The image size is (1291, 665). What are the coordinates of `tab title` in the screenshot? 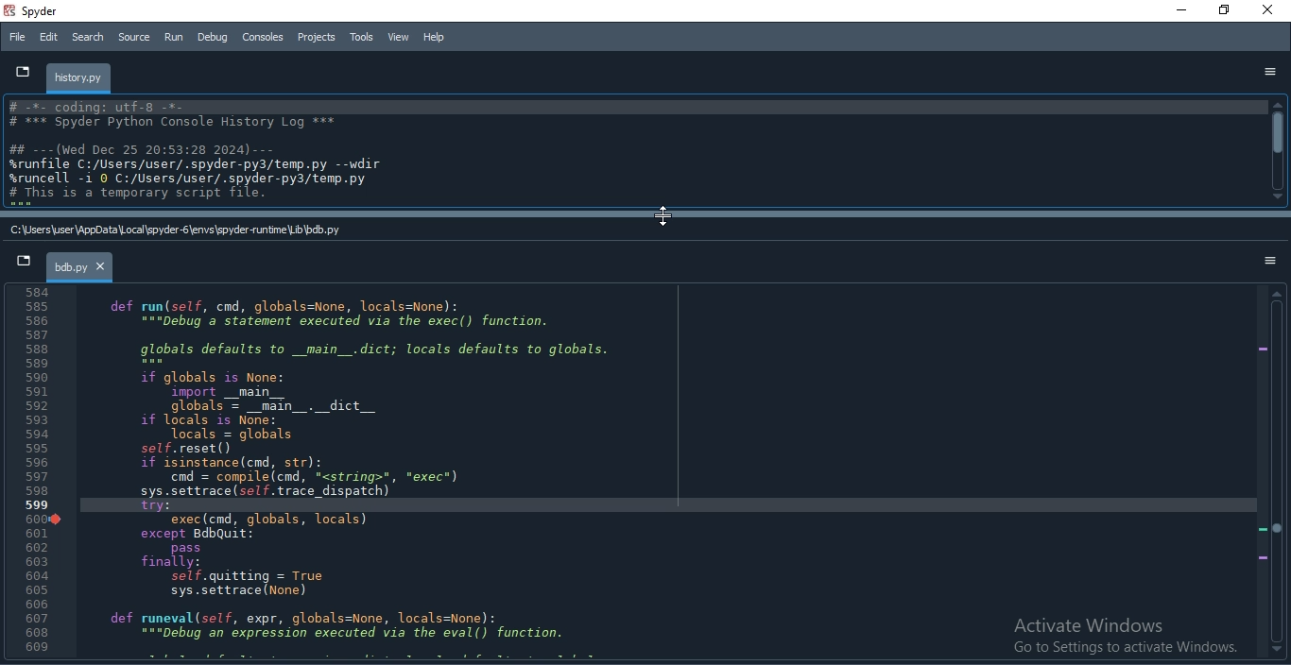 It's located at (81, 268).